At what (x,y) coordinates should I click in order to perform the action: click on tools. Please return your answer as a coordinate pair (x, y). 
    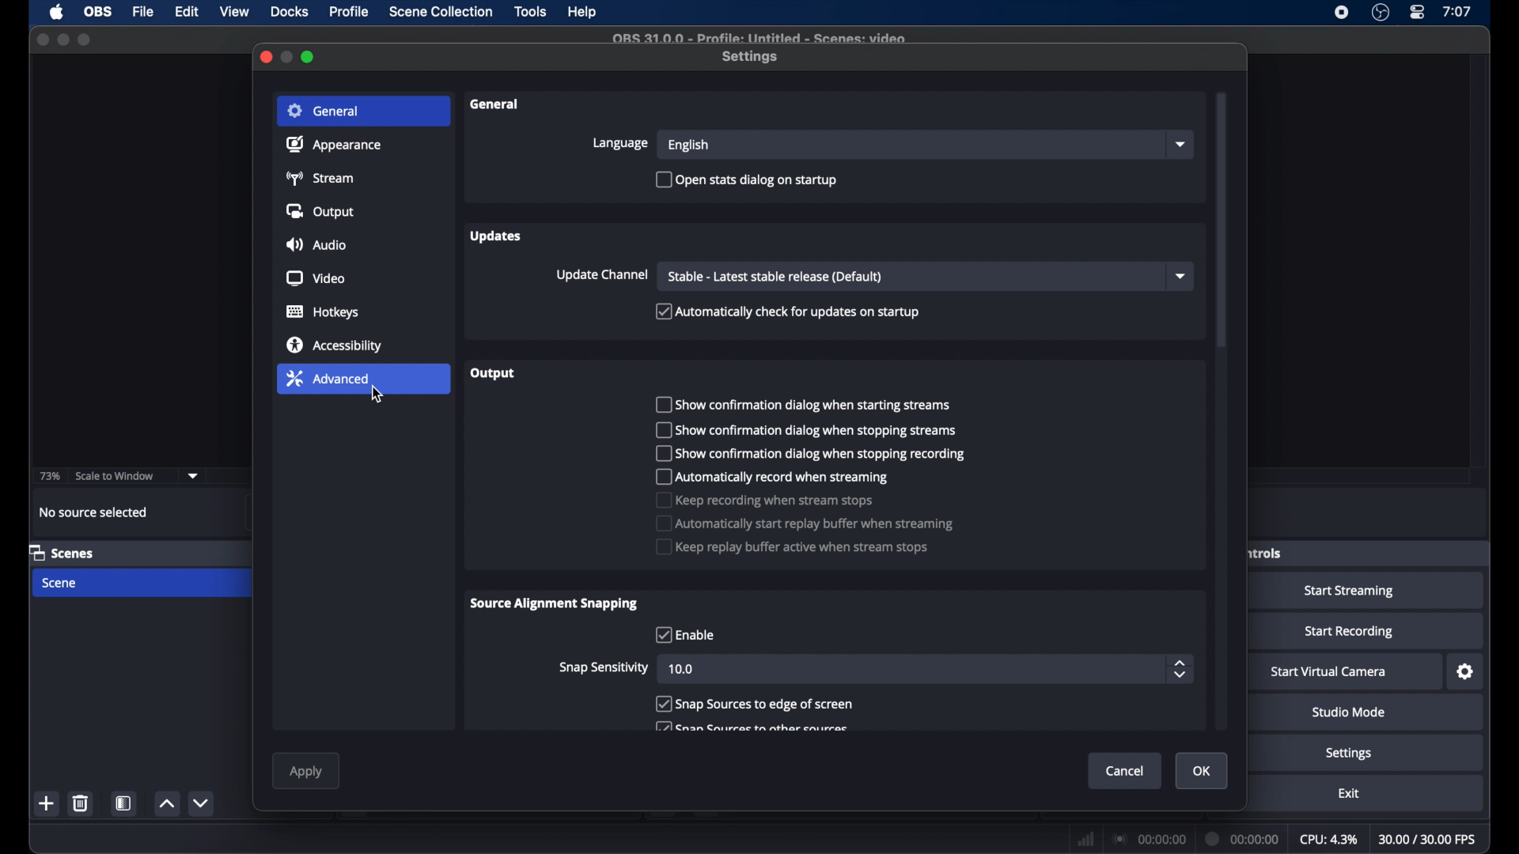
    Looking at the image, I should click on (530, 11).